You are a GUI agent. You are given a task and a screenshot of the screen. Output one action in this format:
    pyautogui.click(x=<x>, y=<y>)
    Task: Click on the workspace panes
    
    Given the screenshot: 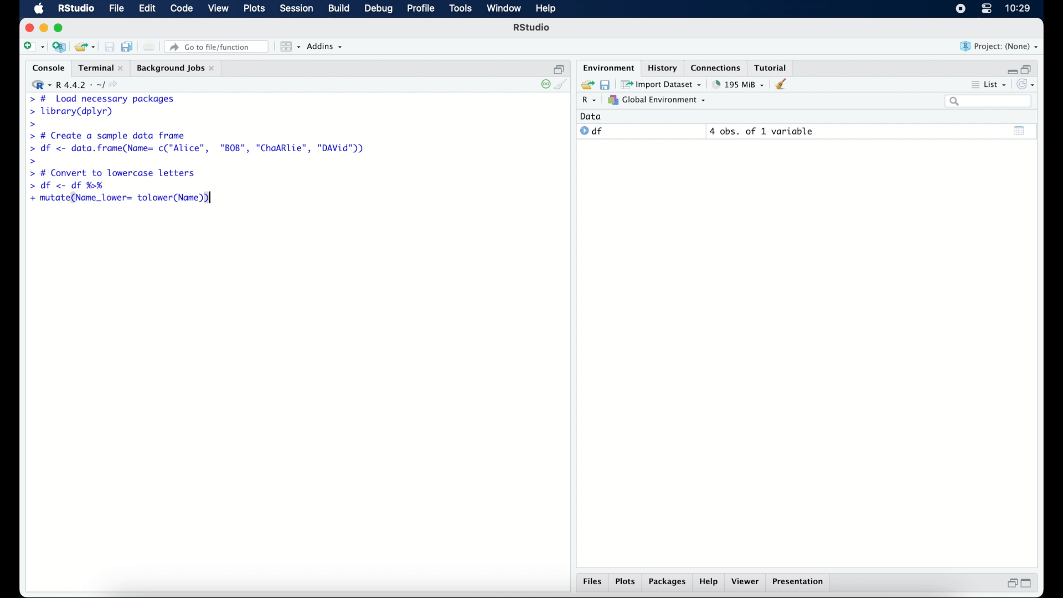 What is the action you would take?
    pyautogui.click(x=289, y=47)
    